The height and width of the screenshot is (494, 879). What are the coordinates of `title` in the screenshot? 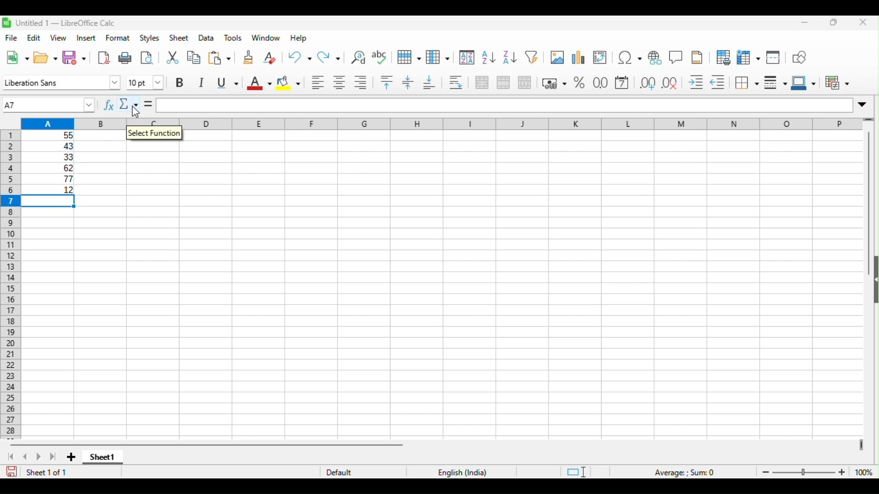 It's located at (60, 22).